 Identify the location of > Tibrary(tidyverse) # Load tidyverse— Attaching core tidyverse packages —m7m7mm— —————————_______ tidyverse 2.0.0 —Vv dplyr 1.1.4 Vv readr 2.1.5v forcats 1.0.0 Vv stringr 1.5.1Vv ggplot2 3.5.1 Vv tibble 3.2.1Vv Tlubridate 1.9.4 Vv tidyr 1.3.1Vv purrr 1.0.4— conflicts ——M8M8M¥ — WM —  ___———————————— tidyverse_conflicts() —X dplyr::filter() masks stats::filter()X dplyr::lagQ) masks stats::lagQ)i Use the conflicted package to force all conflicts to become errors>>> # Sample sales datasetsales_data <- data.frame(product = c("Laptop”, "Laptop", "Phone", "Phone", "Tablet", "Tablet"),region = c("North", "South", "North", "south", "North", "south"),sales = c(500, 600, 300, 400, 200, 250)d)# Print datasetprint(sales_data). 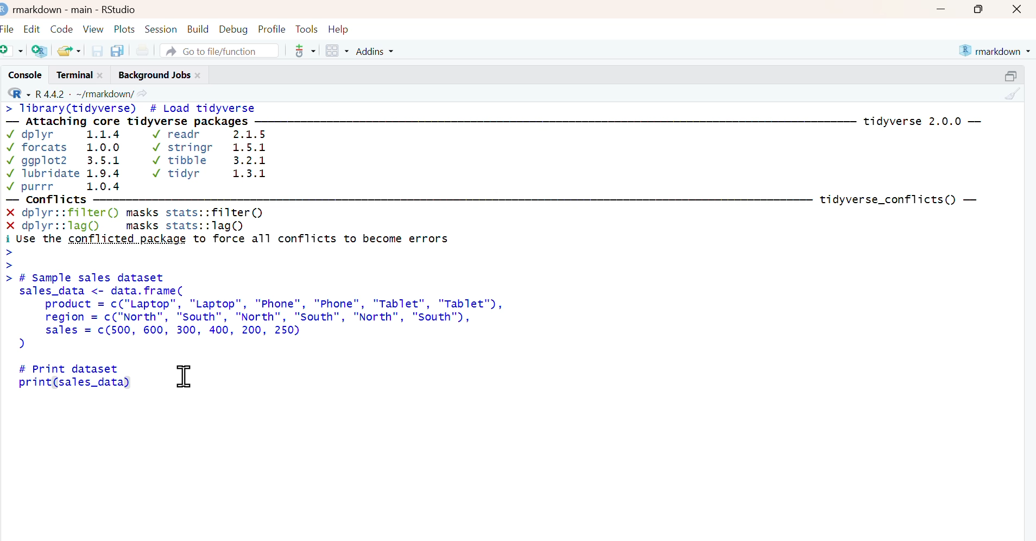
(502, 253).